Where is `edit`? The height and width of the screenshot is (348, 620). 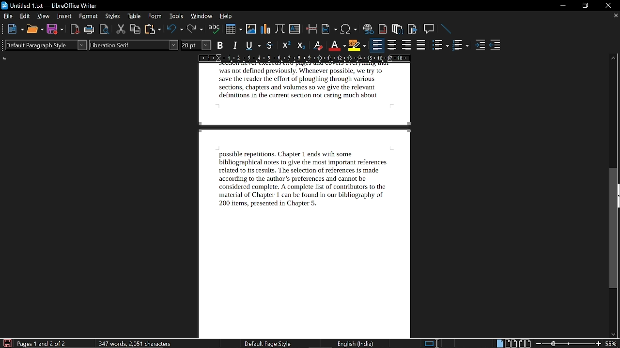 edit is located at coordinates (24, 16).